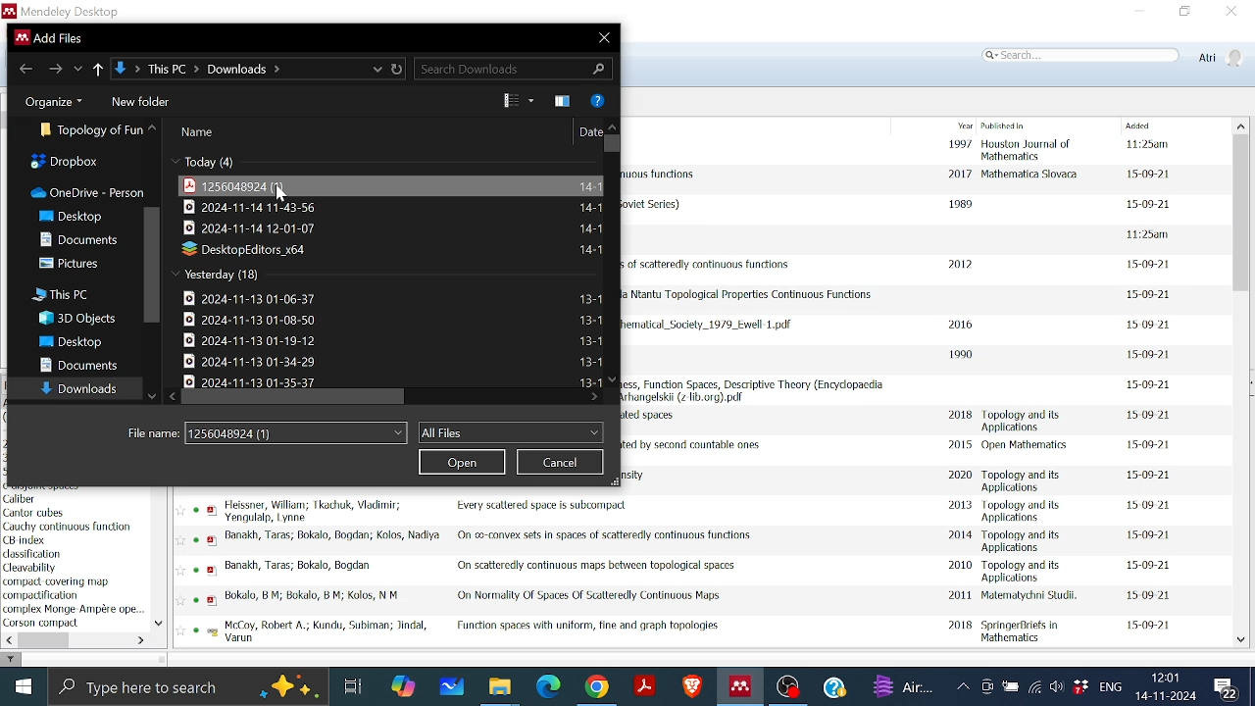  Describe the element at coordinates (63, 294) in the screenshot. I see `This PC` at that location.